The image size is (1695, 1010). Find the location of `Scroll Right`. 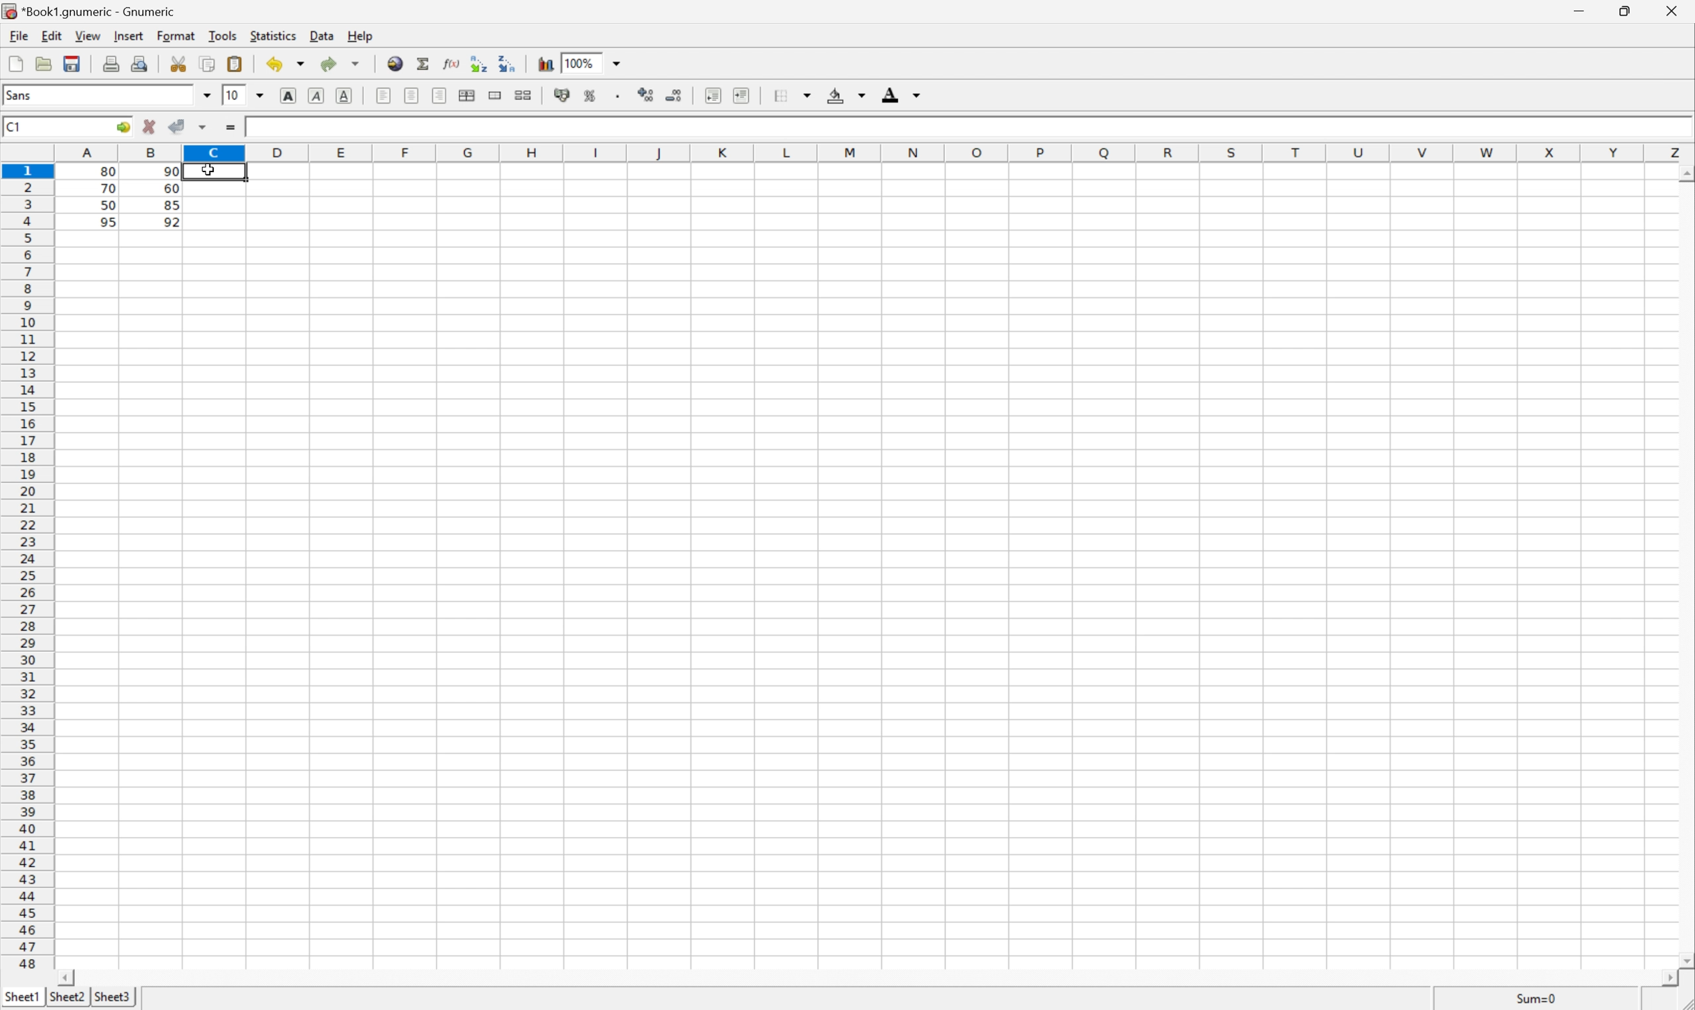

Scroll Right is located at coordinates (1664, 977).